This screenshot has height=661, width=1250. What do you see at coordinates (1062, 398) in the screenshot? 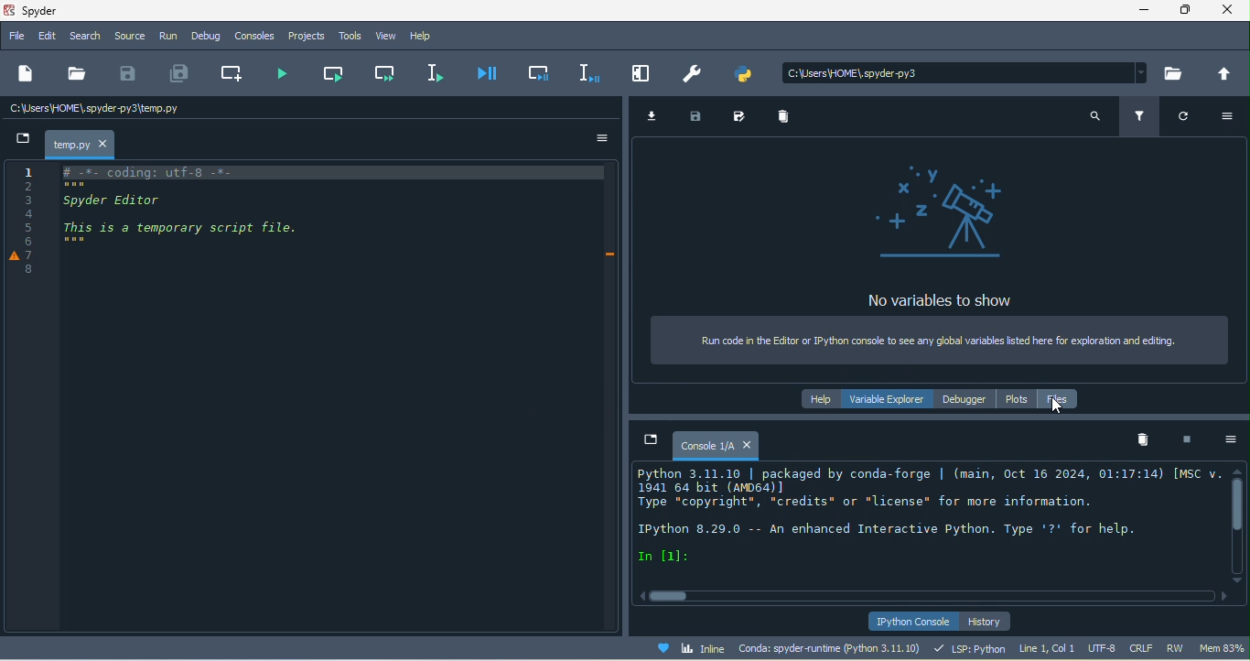
I see `file` at bounding box center [1062, 398].